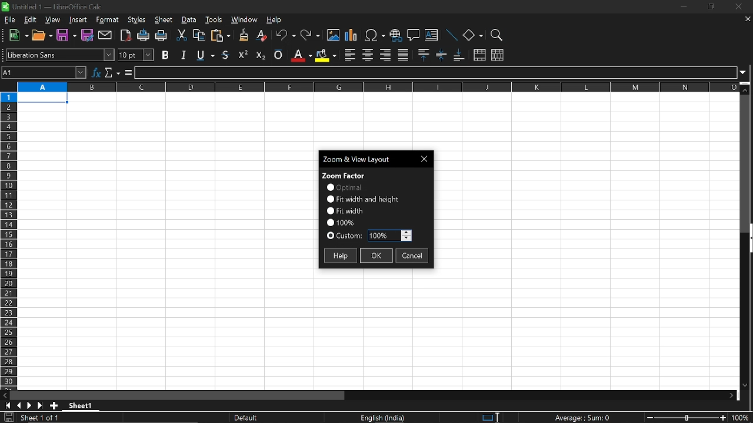 This screenshot has height=423, width=753. I want to click on optional, so click(344, 187).